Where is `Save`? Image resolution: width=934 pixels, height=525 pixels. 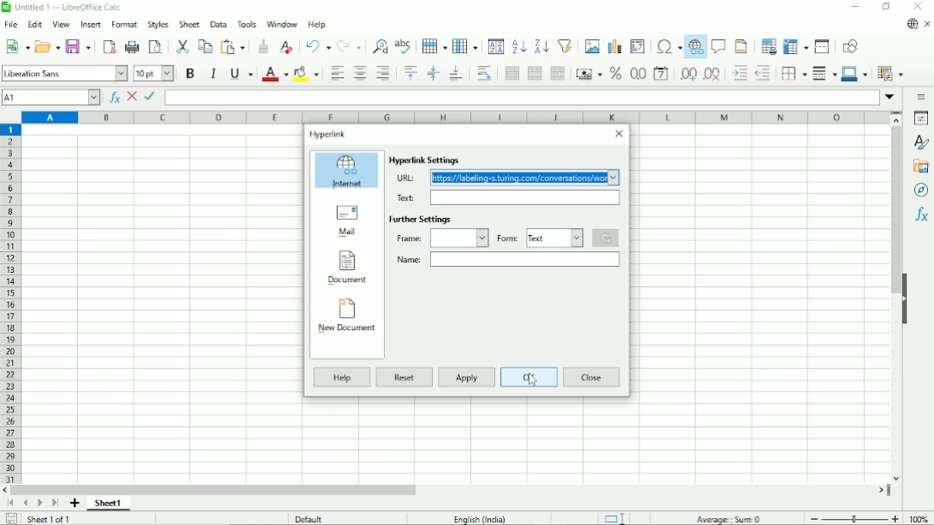
Save is located at coordinates (79, 45).